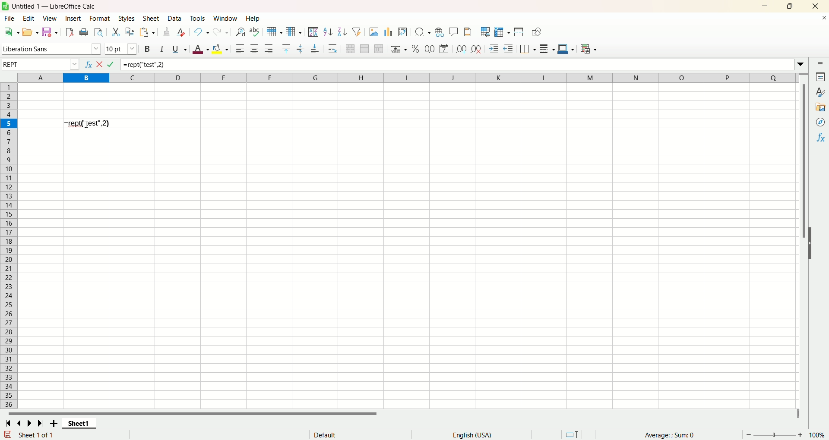  What do you see at coordinates (287, 48) in the screenshot?
I see `align top` at bounding box center [287, 48].